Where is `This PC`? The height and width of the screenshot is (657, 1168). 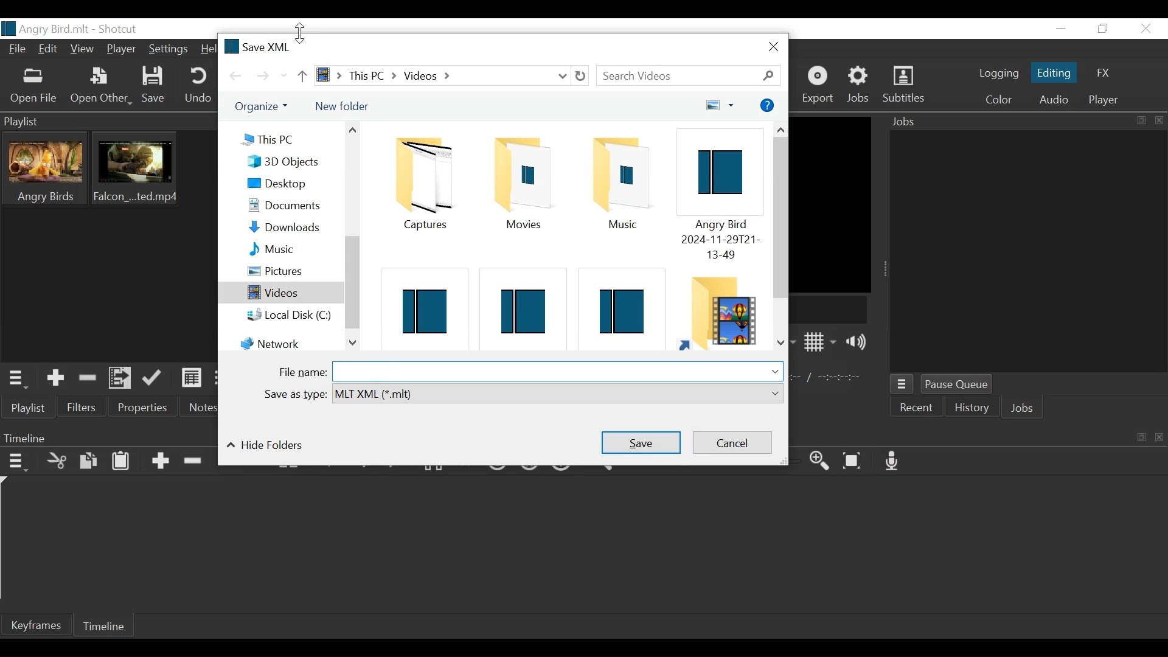 This PC is located at coordinates (282, 139).